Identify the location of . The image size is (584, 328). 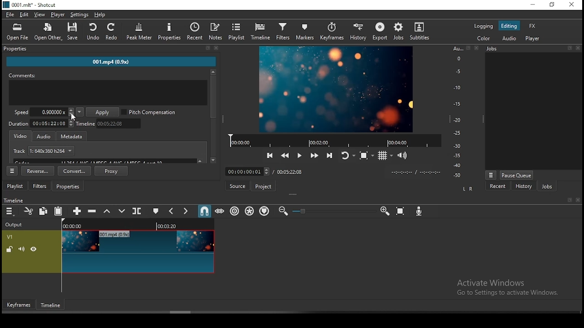
(299, 154).